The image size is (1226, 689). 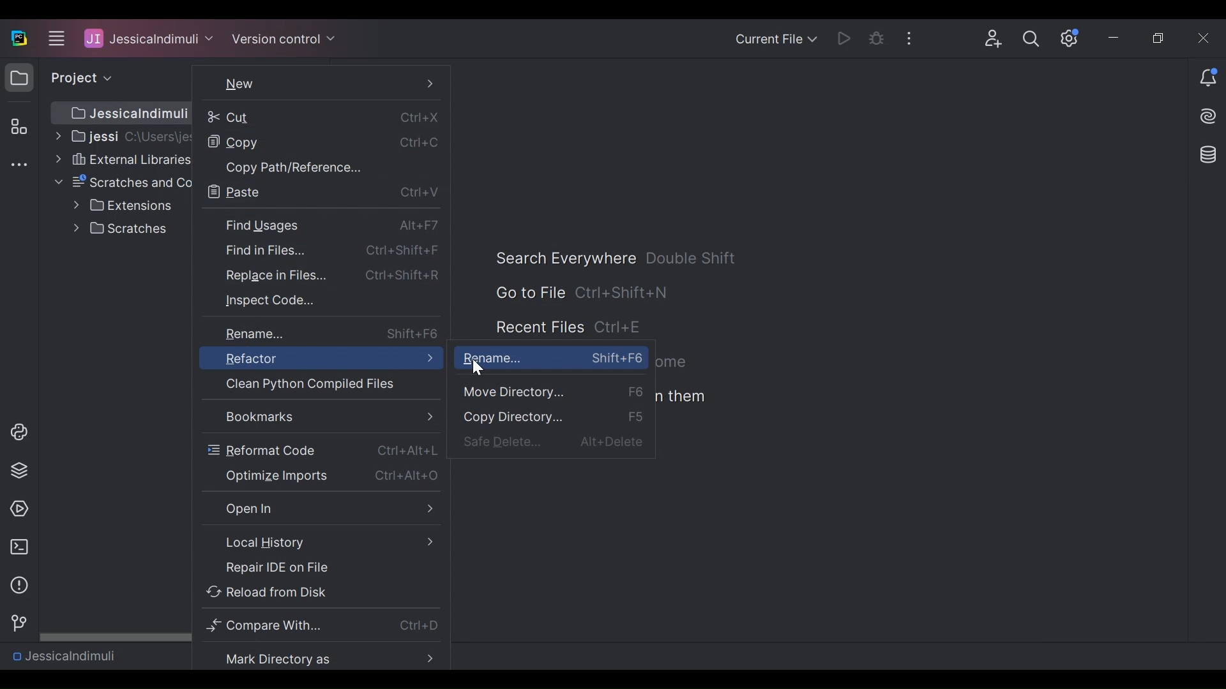 I want to click on shortcut, so click(x=621, y=329).